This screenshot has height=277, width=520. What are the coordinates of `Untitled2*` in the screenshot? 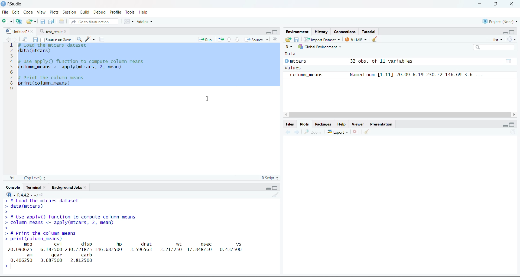 It's located at (21, 30).